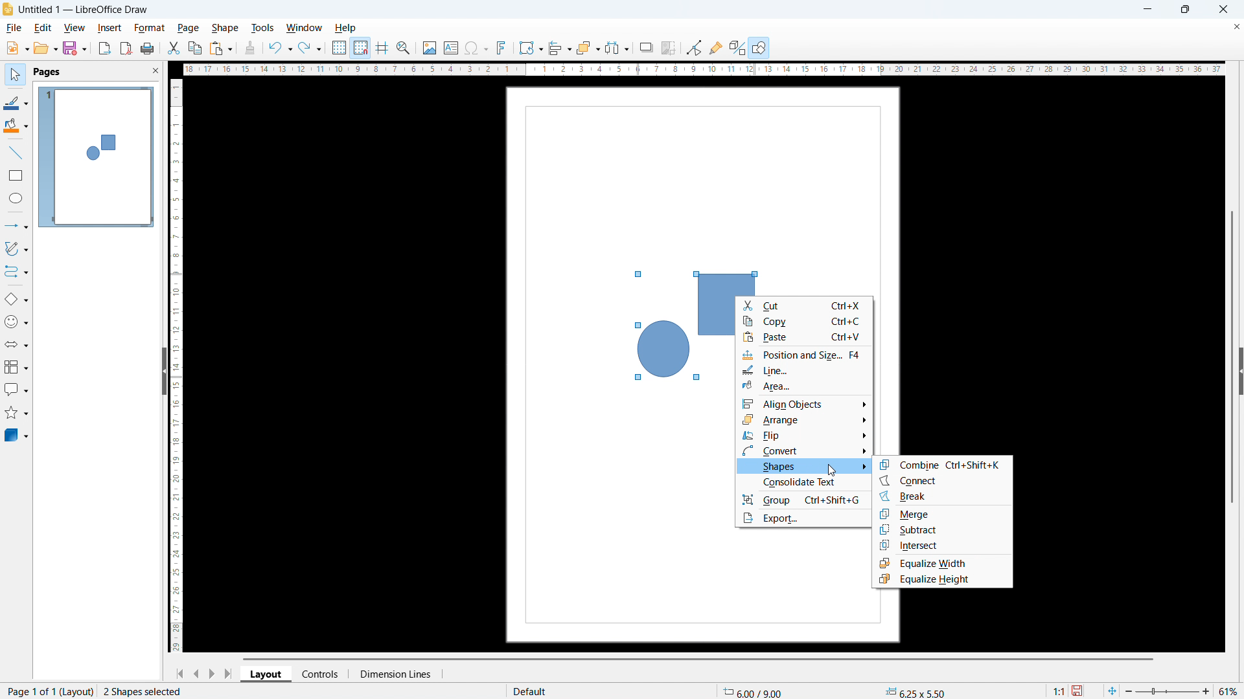  Describe the element at coordinates (383, 47) in the screenshot. I see `guidelines while moving` at that location.